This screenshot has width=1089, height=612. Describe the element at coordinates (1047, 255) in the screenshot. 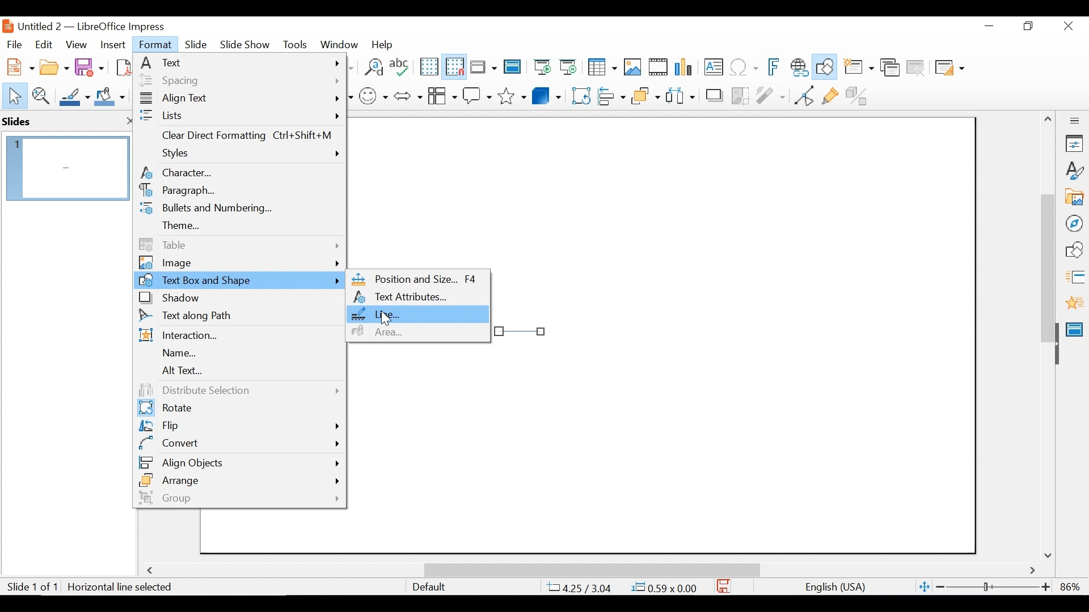

I see `Vertical Scrollbar` at that location.